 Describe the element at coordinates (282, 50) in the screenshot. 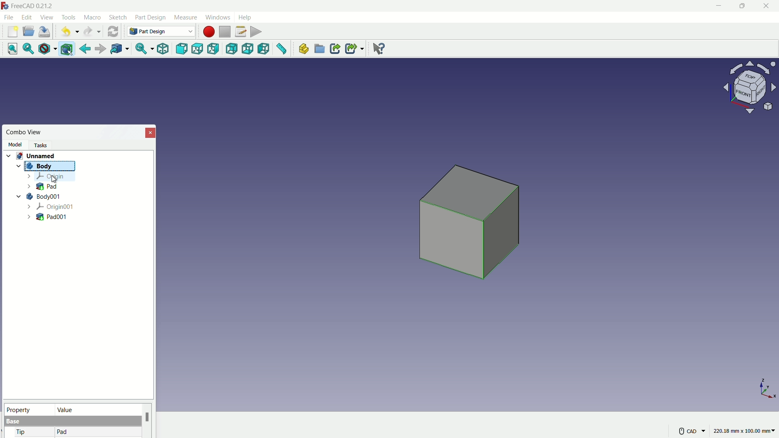

I see `measure` at that location.